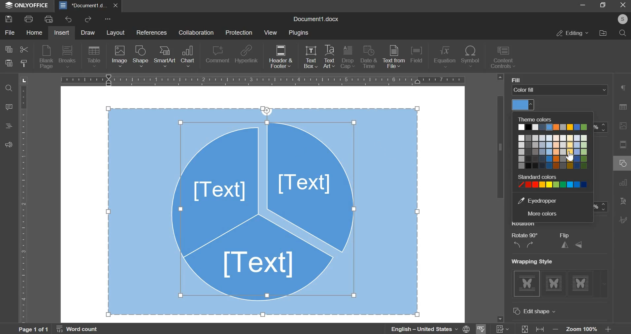  What do you see at coordinates (89, 5) in the screenshot?
I see `document1` at bounding box center [89, 5].